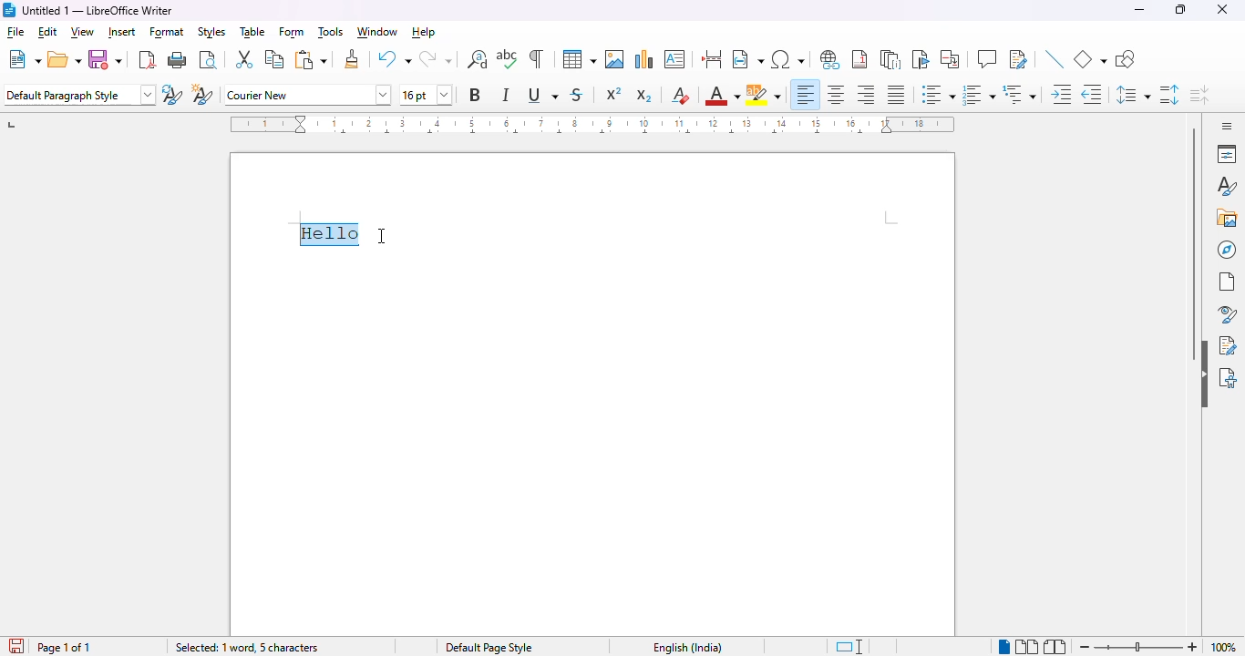 Image resolution: width=1245 pixels, height=656 pixels. I want to click on standard language, so click(851, 647).